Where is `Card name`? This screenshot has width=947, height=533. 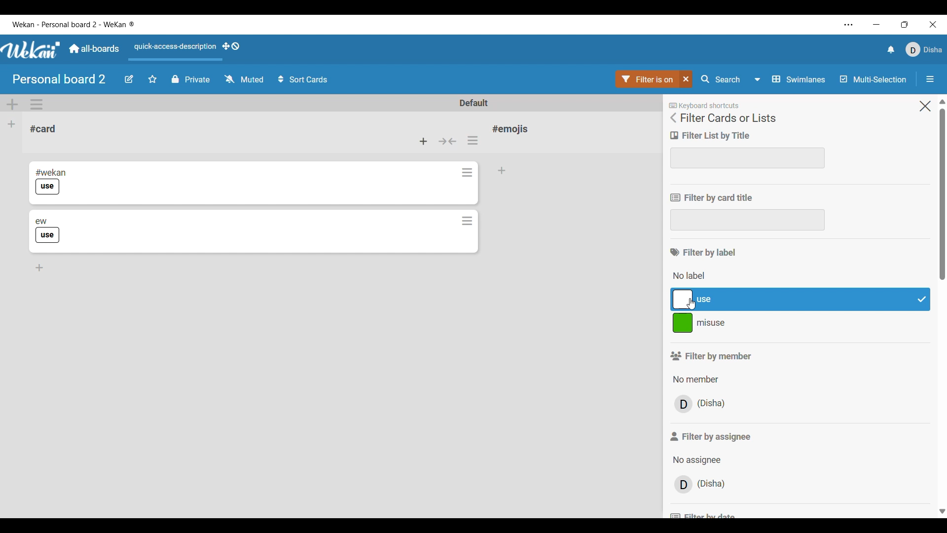
Card name is located at coordinates (43, 129).